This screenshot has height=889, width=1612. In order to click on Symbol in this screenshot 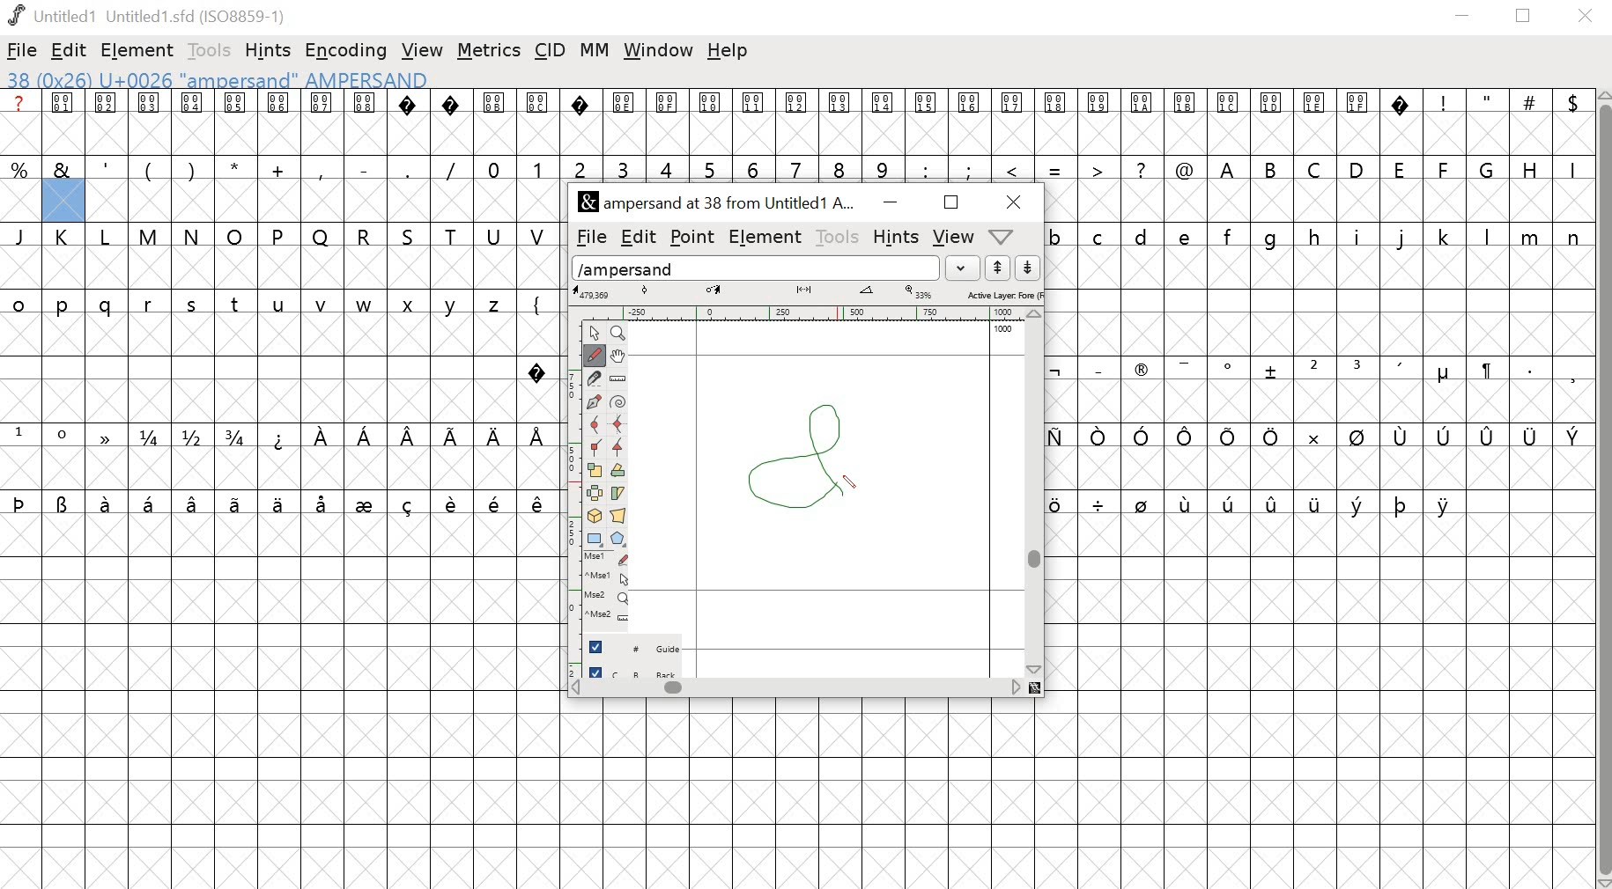, I will do `click(1443, 375)`.